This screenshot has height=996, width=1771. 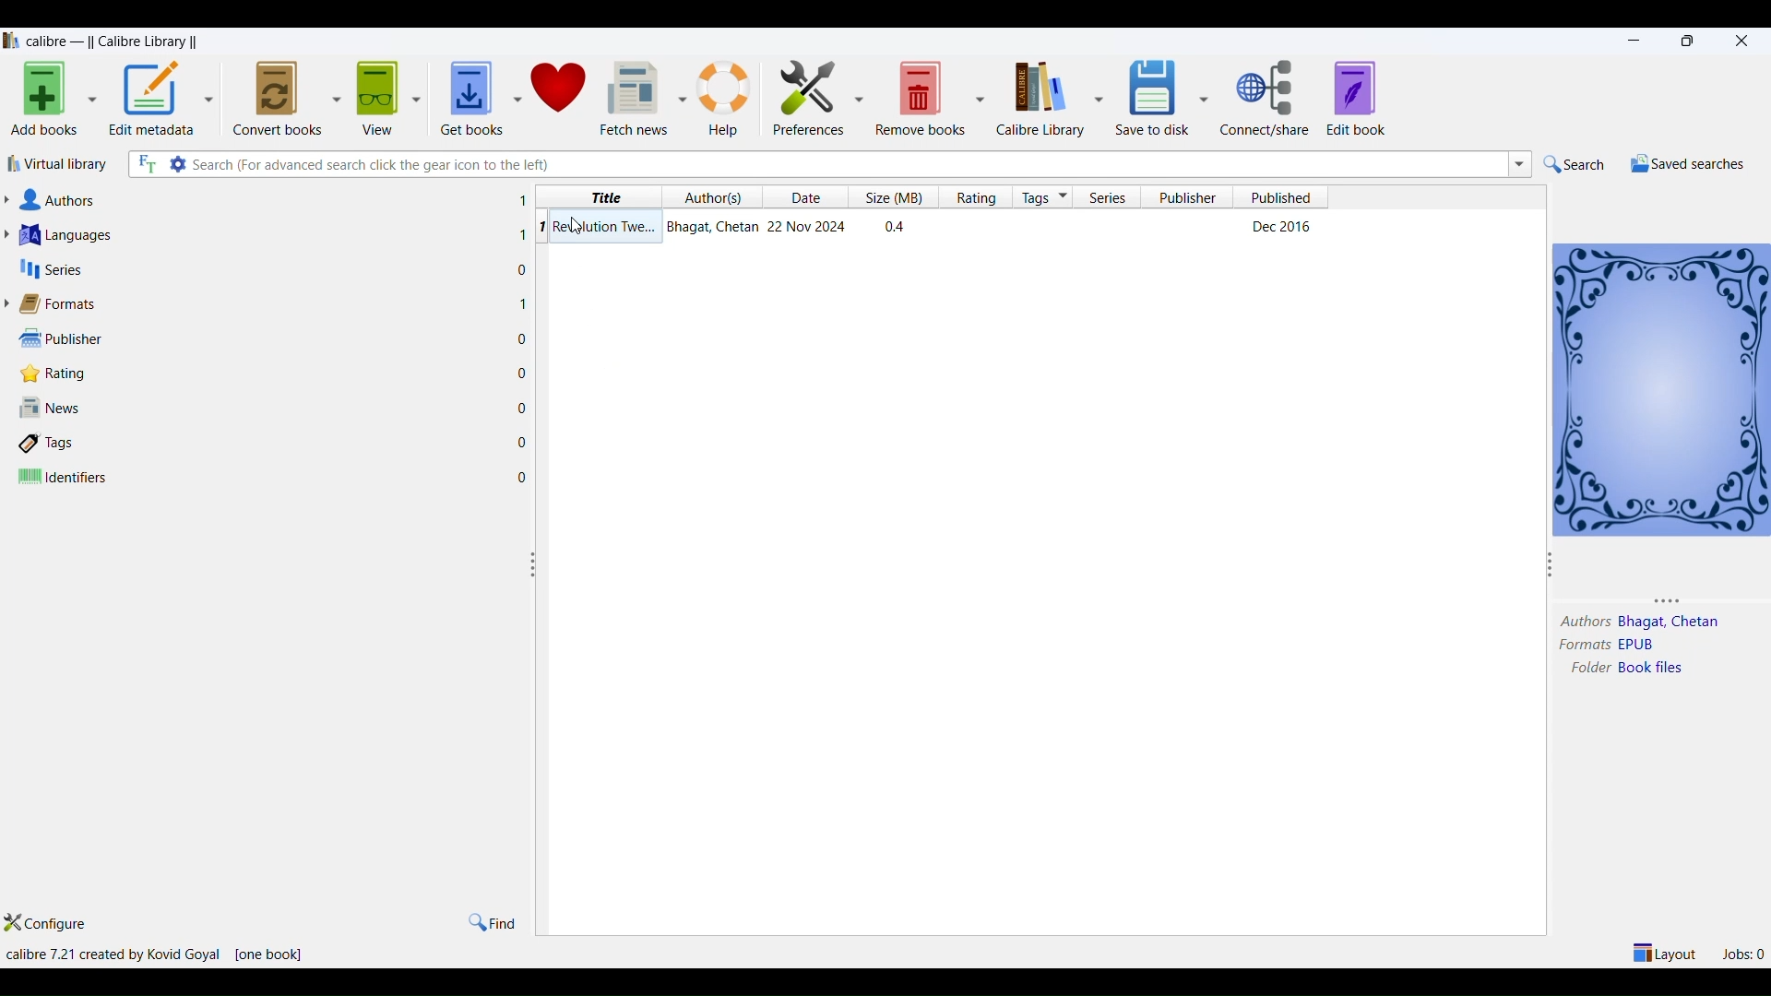 I want to click on formats, so click(x=64, y=302).